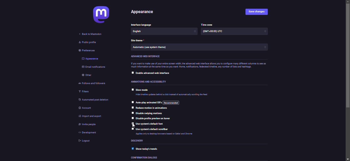  I want to click on invite people, so click(87, 125).